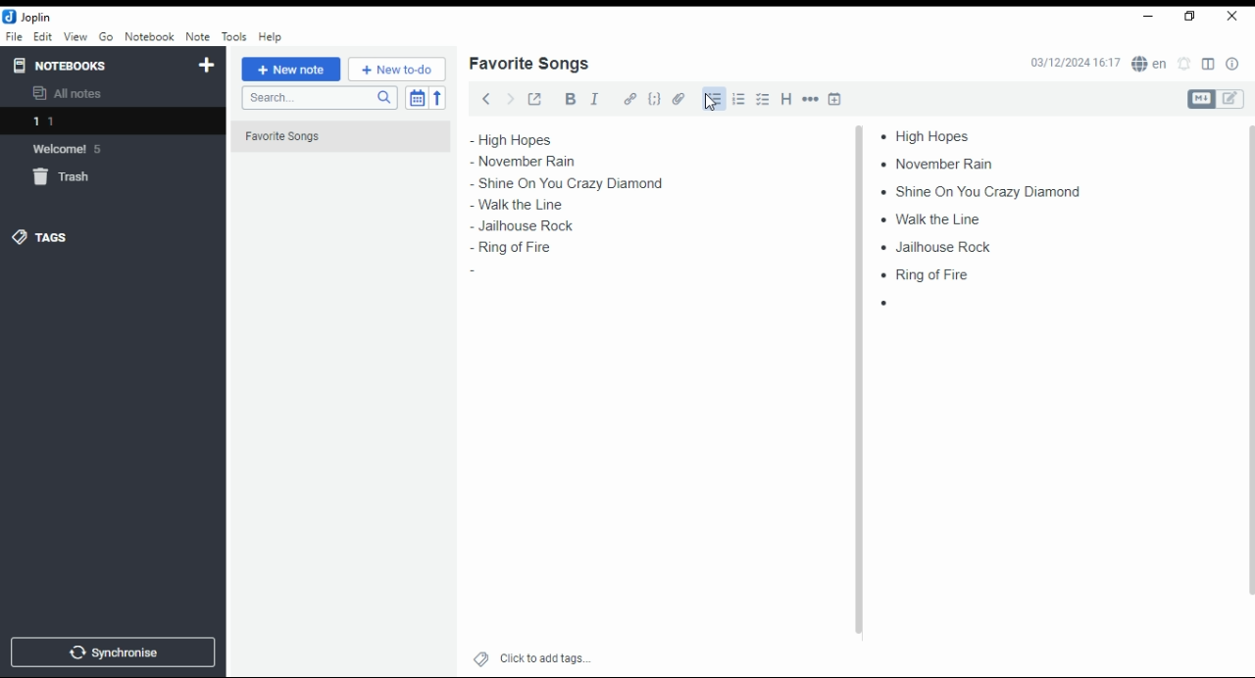 Image resolution: width=1255 pixels, height=678 pixels. Describe the element at coordinates (521, 226) in the screenshot. I see `jailhouse rock` at that location.